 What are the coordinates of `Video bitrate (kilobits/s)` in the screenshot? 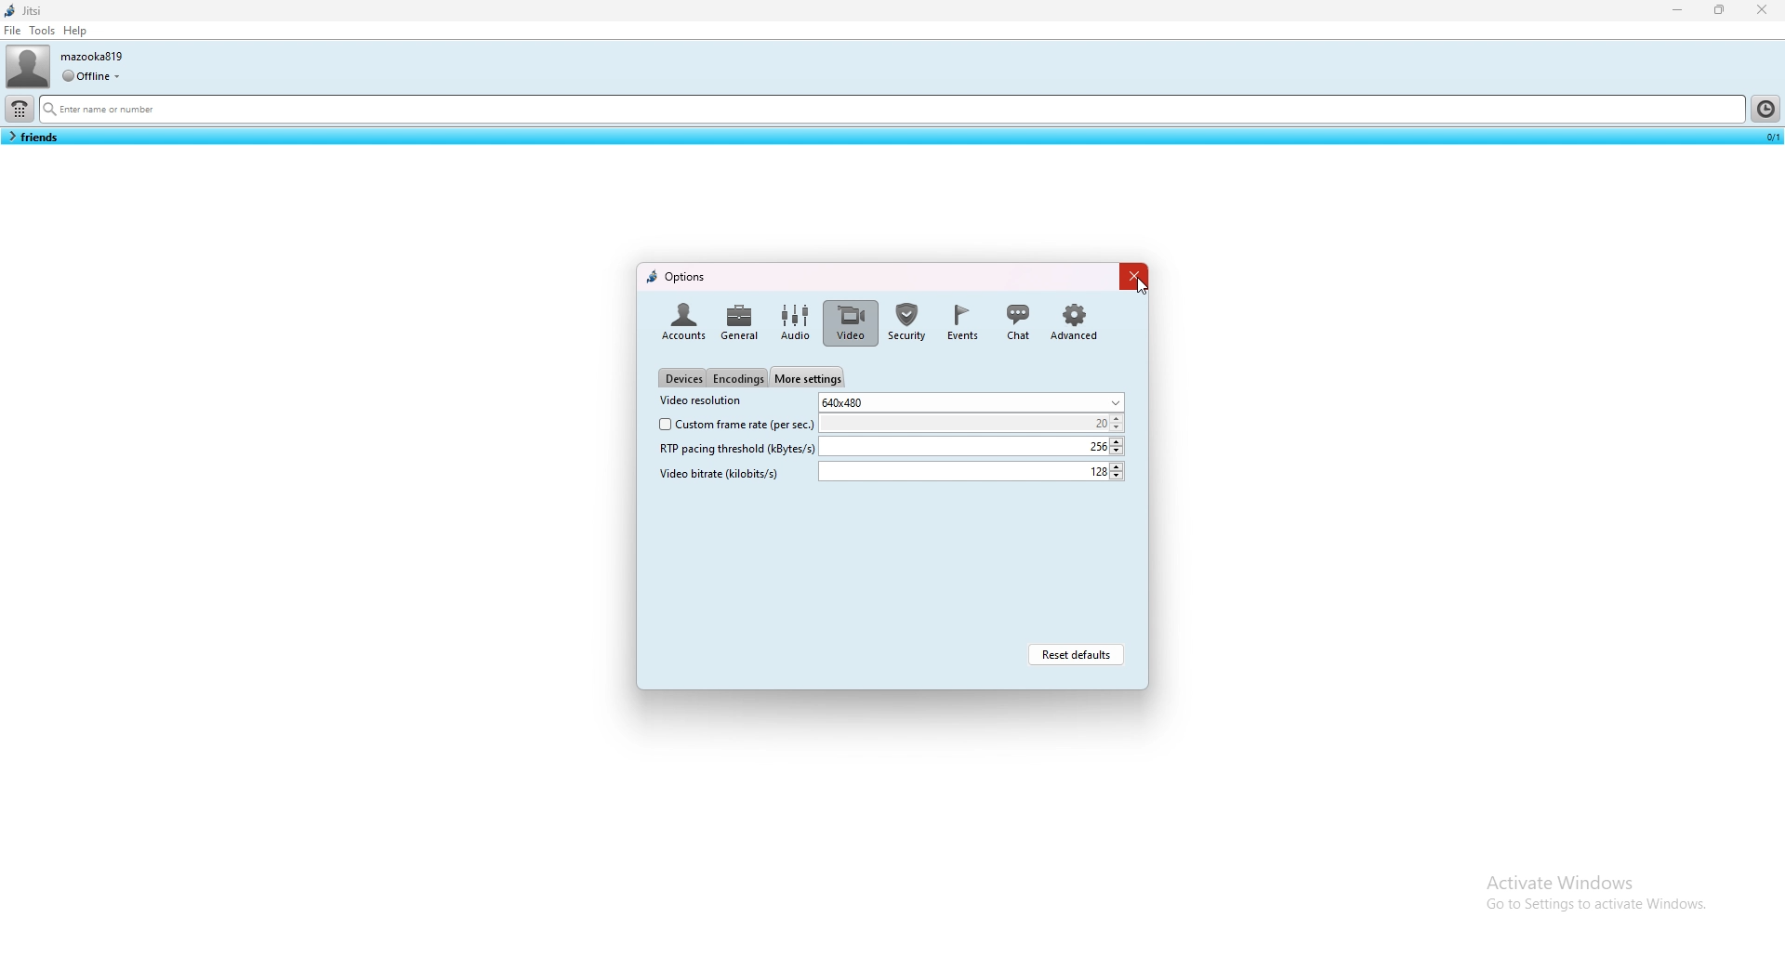 It's located at (719, 475).